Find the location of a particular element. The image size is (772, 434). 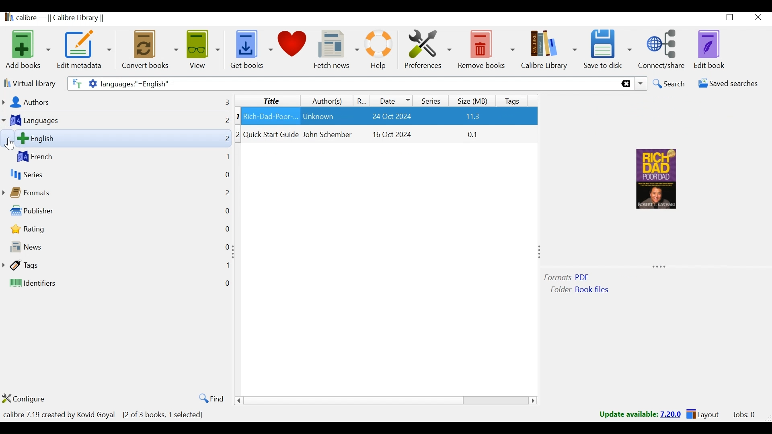

News is located at coordinates (67, 248).